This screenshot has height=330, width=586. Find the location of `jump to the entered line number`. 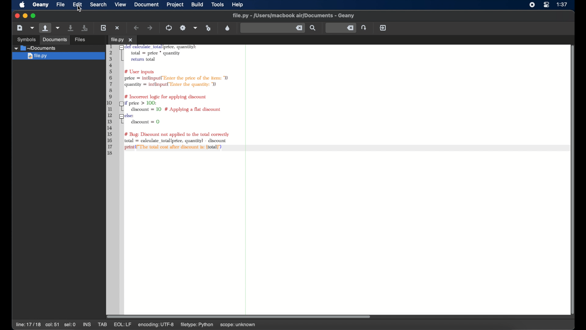

jump to the entered line number is located at coordinates (364, 28).